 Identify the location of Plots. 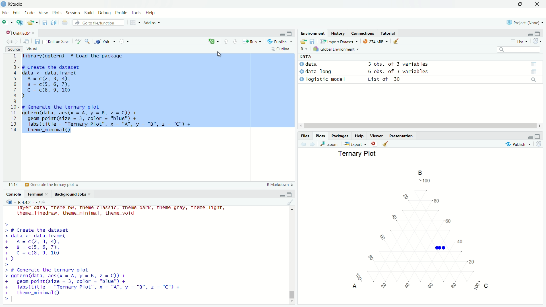
(56, 13).